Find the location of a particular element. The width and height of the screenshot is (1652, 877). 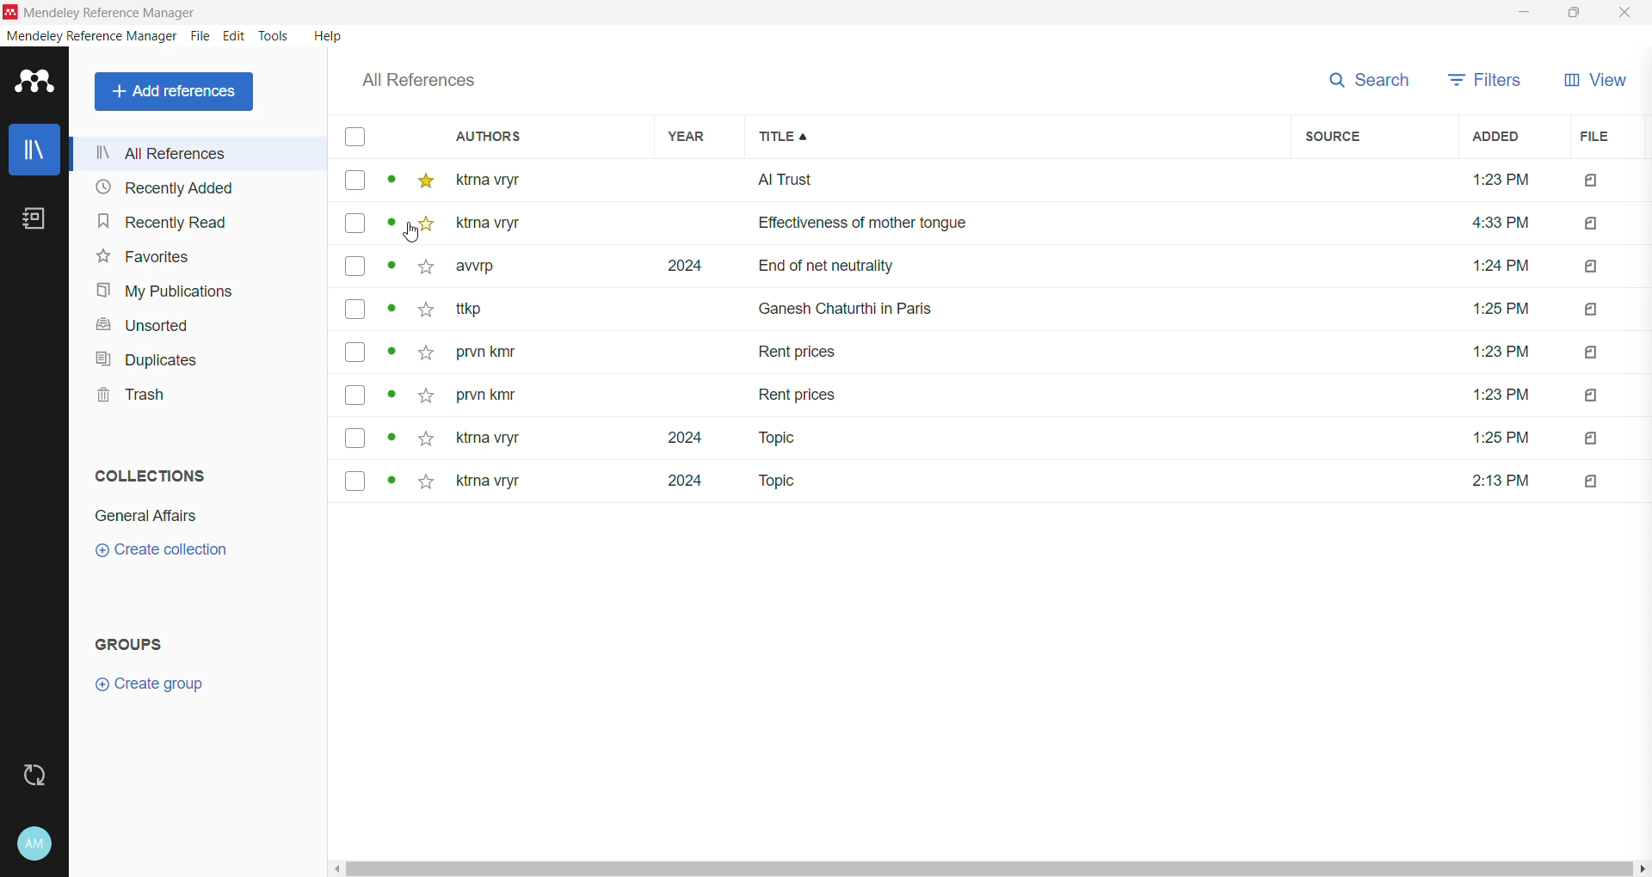

2024 is located at coordinates (675, 487).